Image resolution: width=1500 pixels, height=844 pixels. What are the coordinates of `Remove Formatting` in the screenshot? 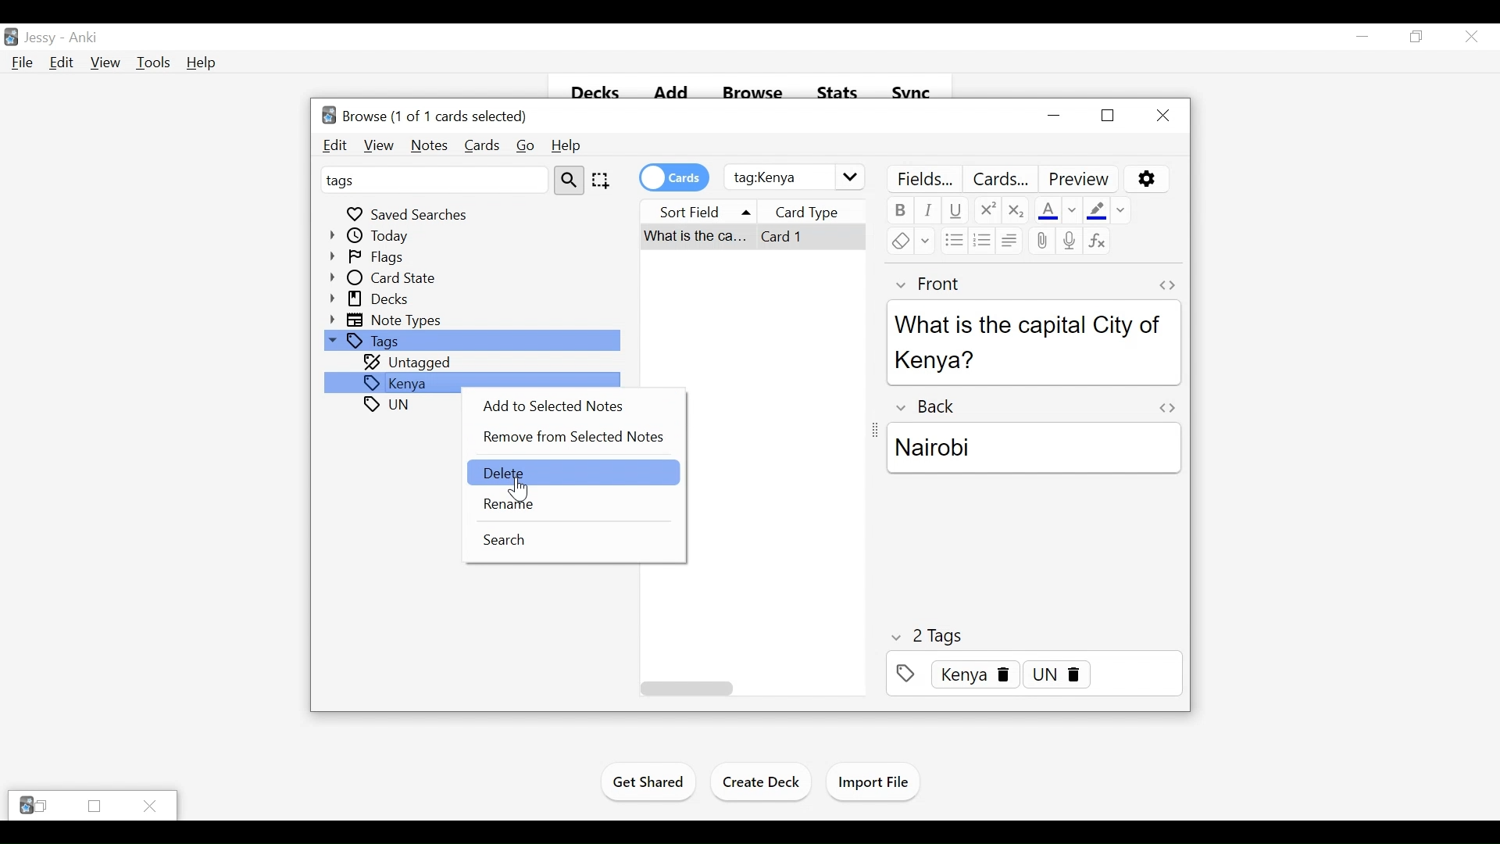 It's located at (899, 241).